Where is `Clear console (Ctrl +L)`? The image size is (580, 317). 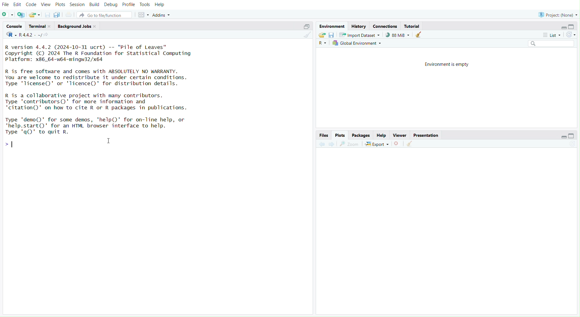
Clear console (Ctrl +L) is located at coordinates (412, 143).